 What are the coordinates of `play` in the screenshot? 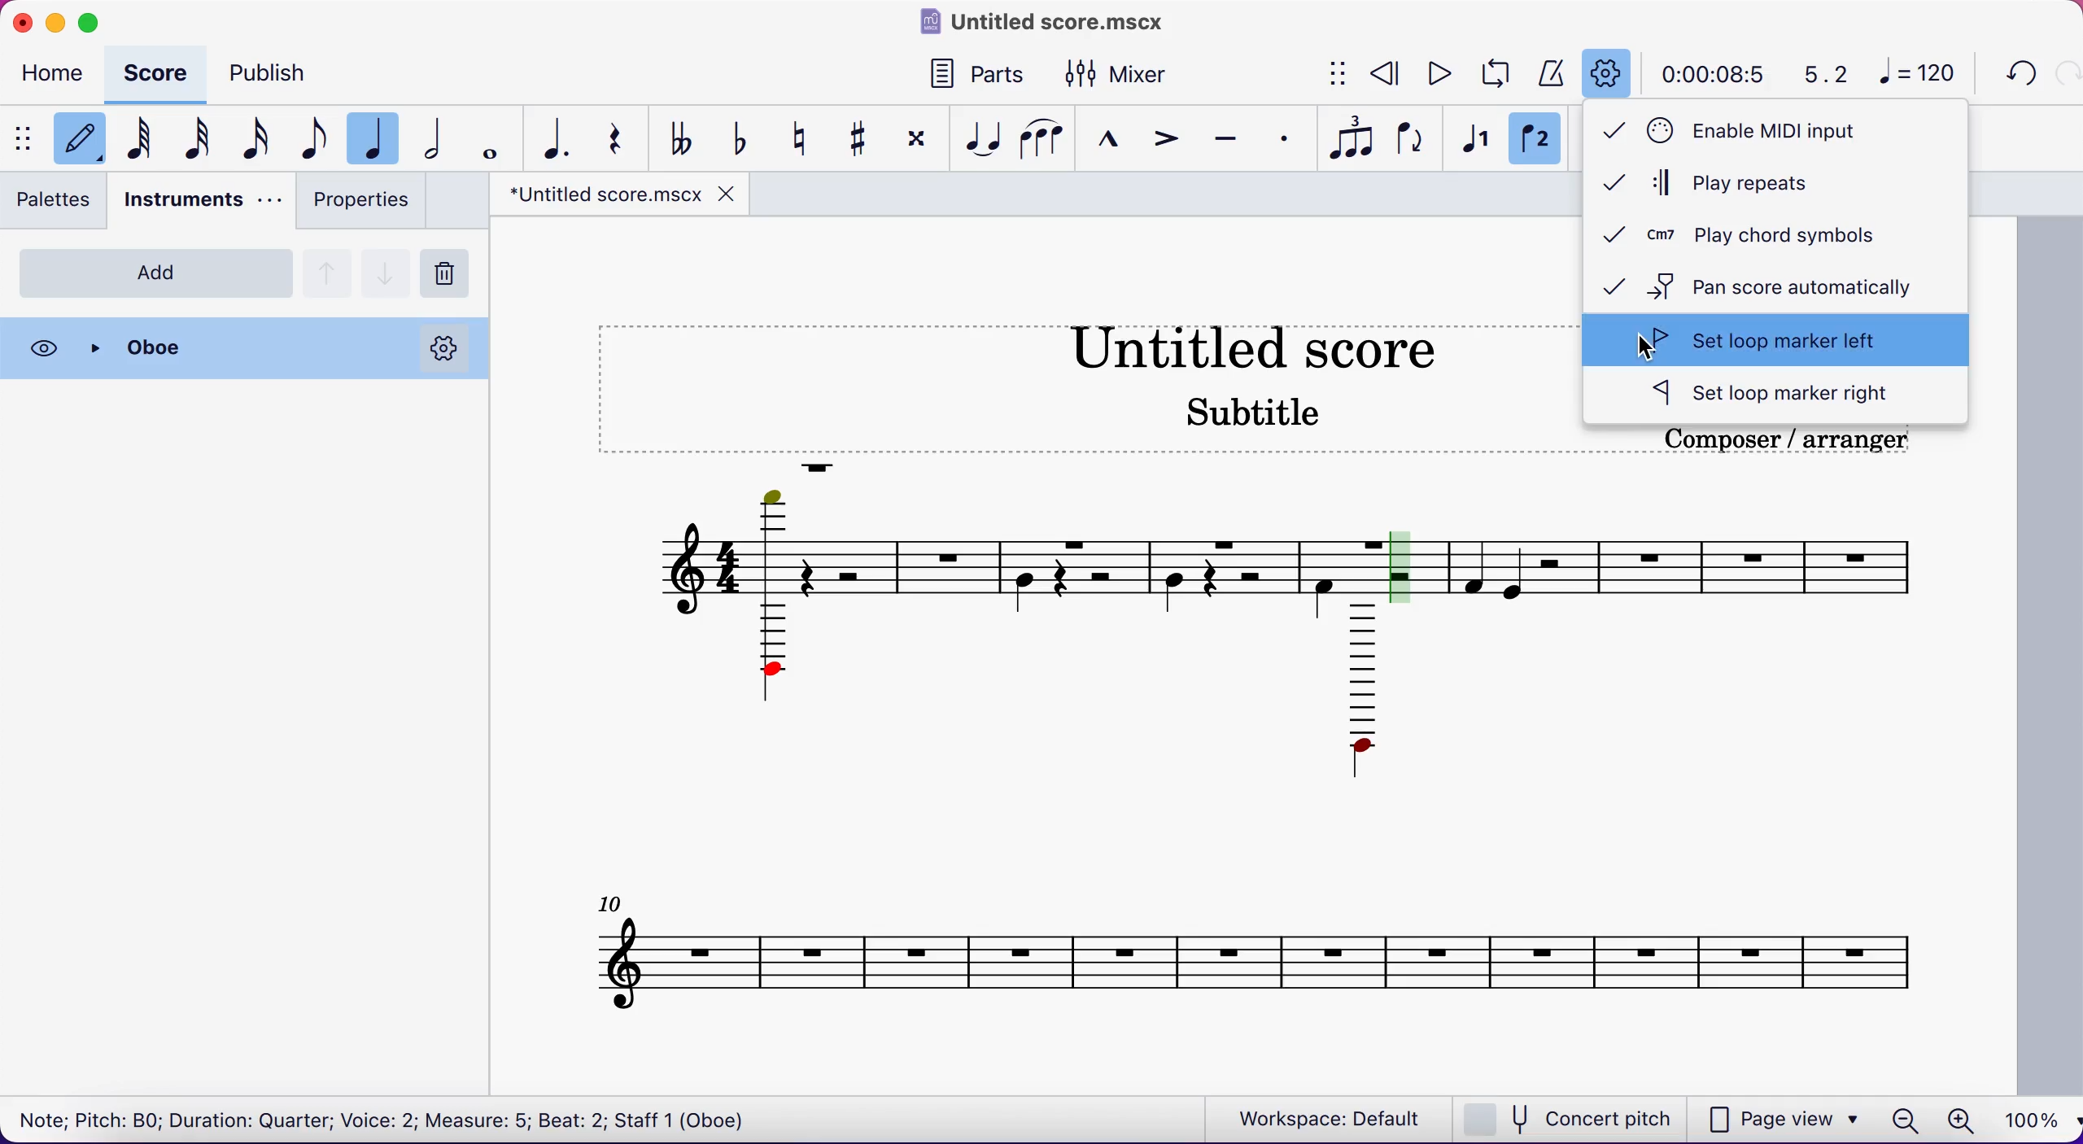 It's located at (1439, 72).